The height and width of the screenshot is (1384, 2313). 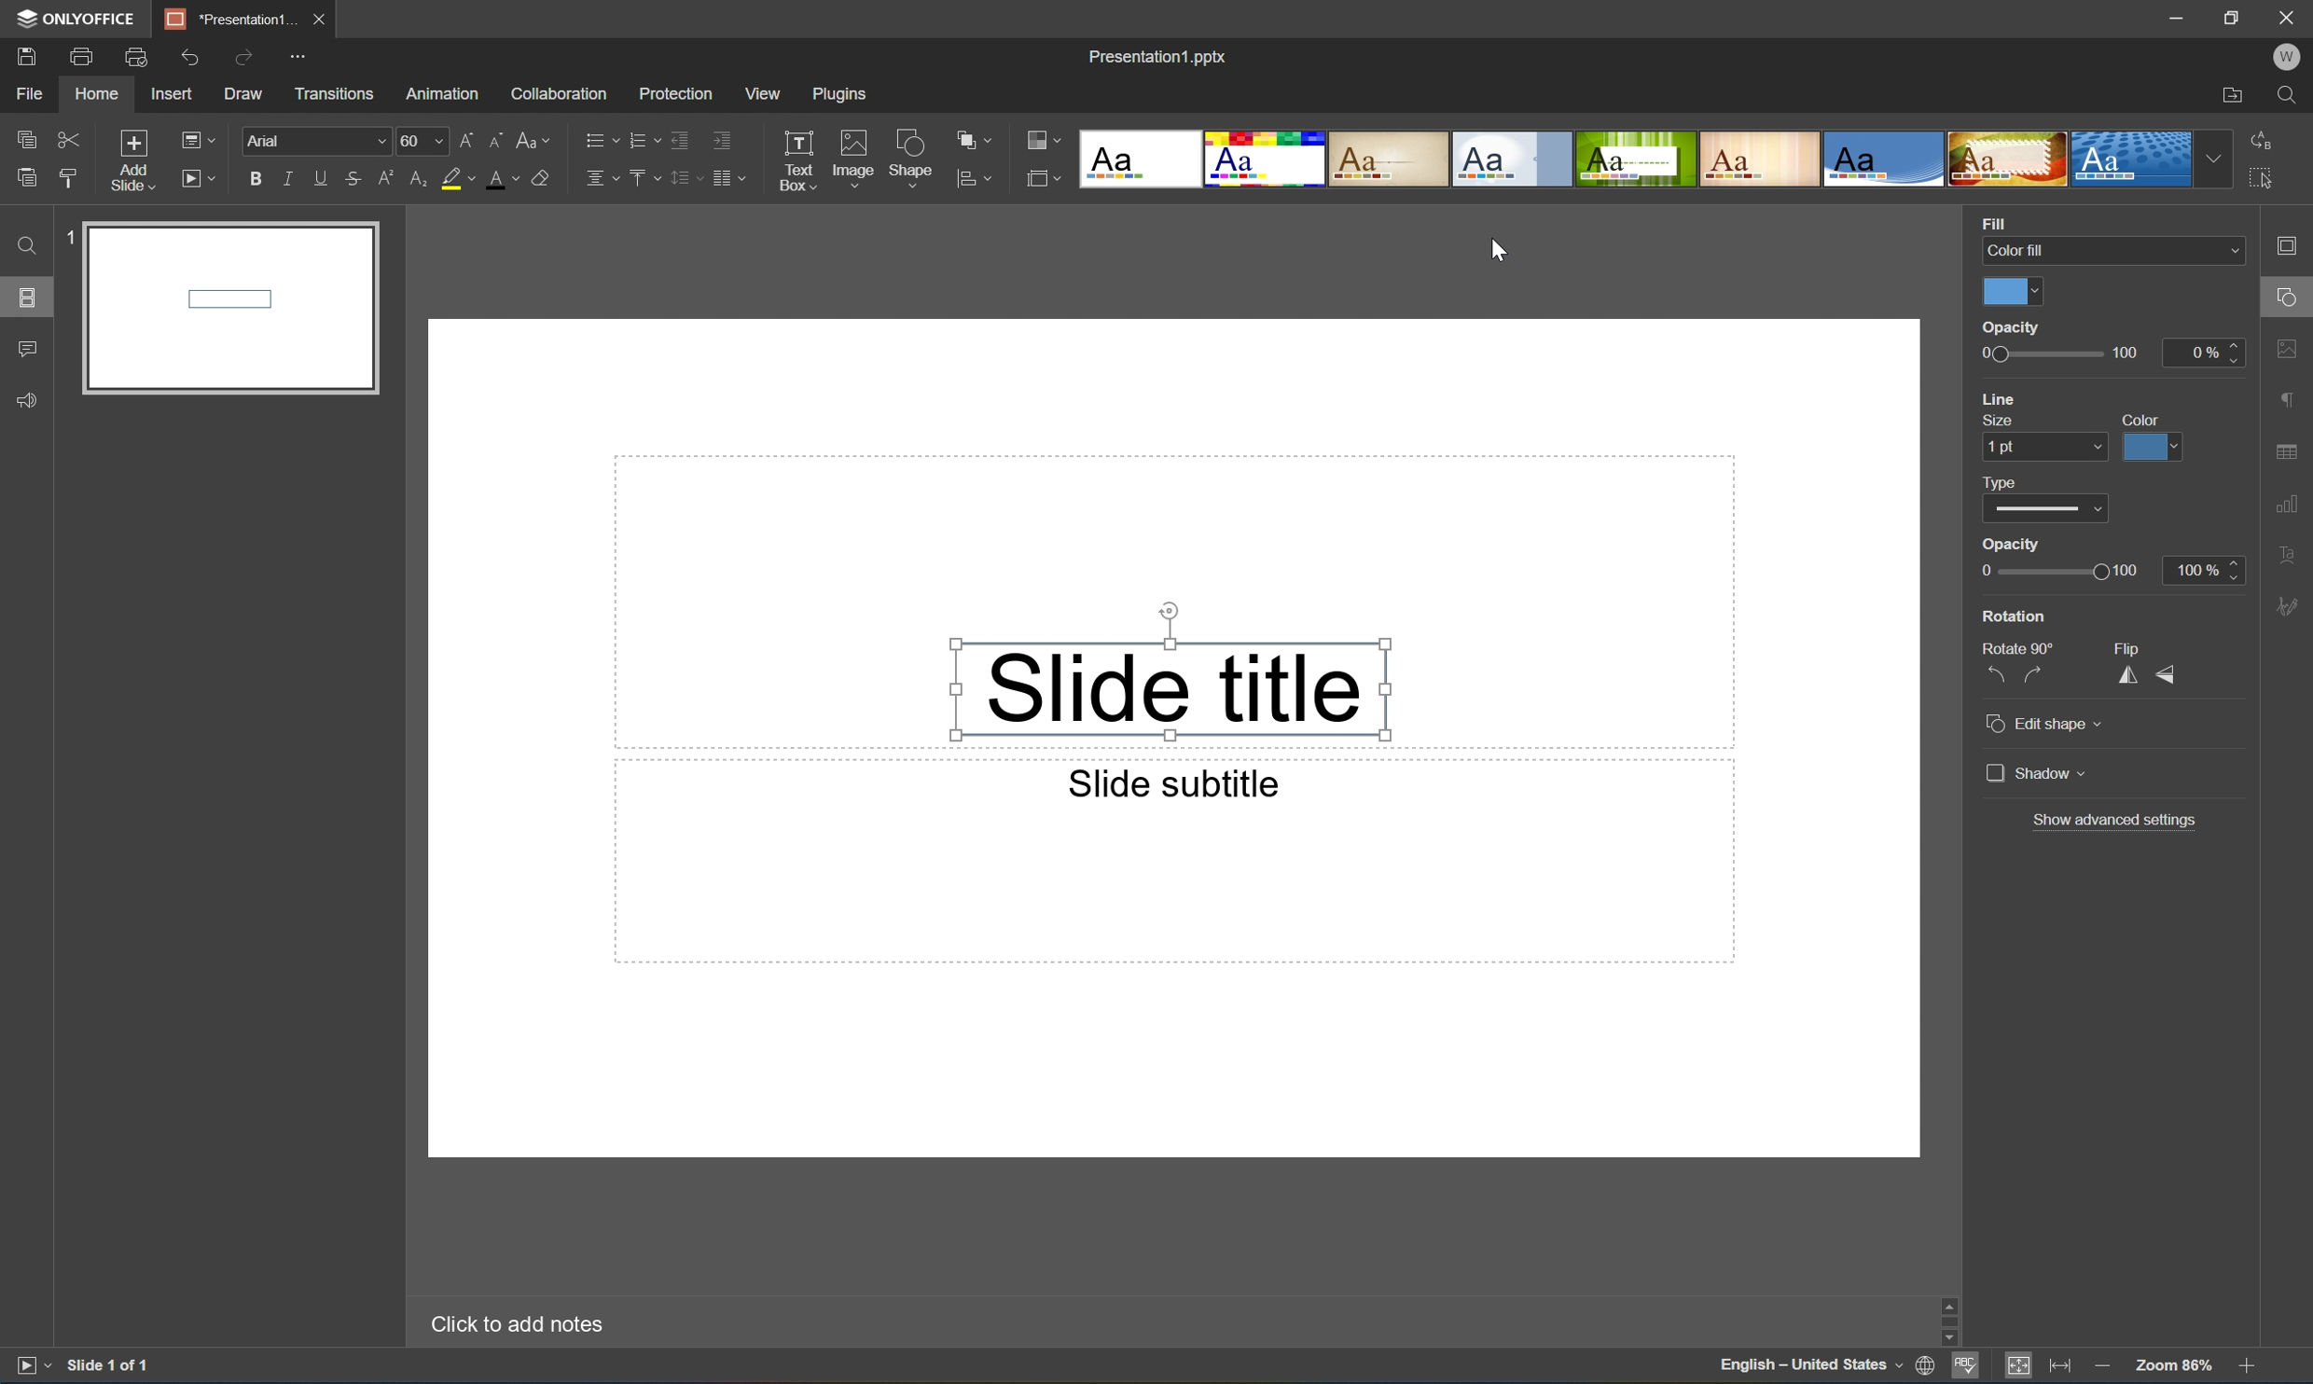 What do you see at coordinates (2013, 616) in the screenshot?
I see `Rotation` at bounding box center [2013, 616].